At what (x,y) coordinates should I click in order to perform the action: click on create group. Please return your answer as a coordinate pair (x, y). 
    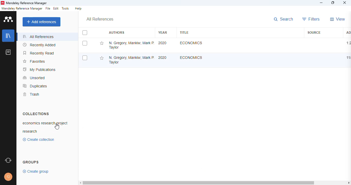
    Looking at the image, I should click on (36, 171).